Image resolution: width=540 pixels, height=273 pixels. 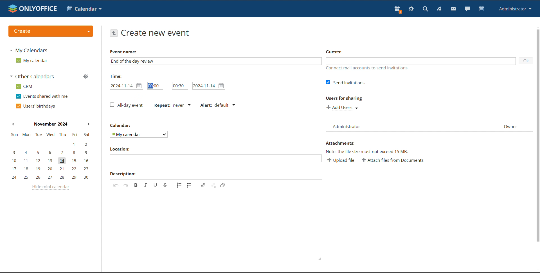 What do you see at coordinates (126, 86) in the screenshot?
I see `set start date` at bounding box center [126, 86].